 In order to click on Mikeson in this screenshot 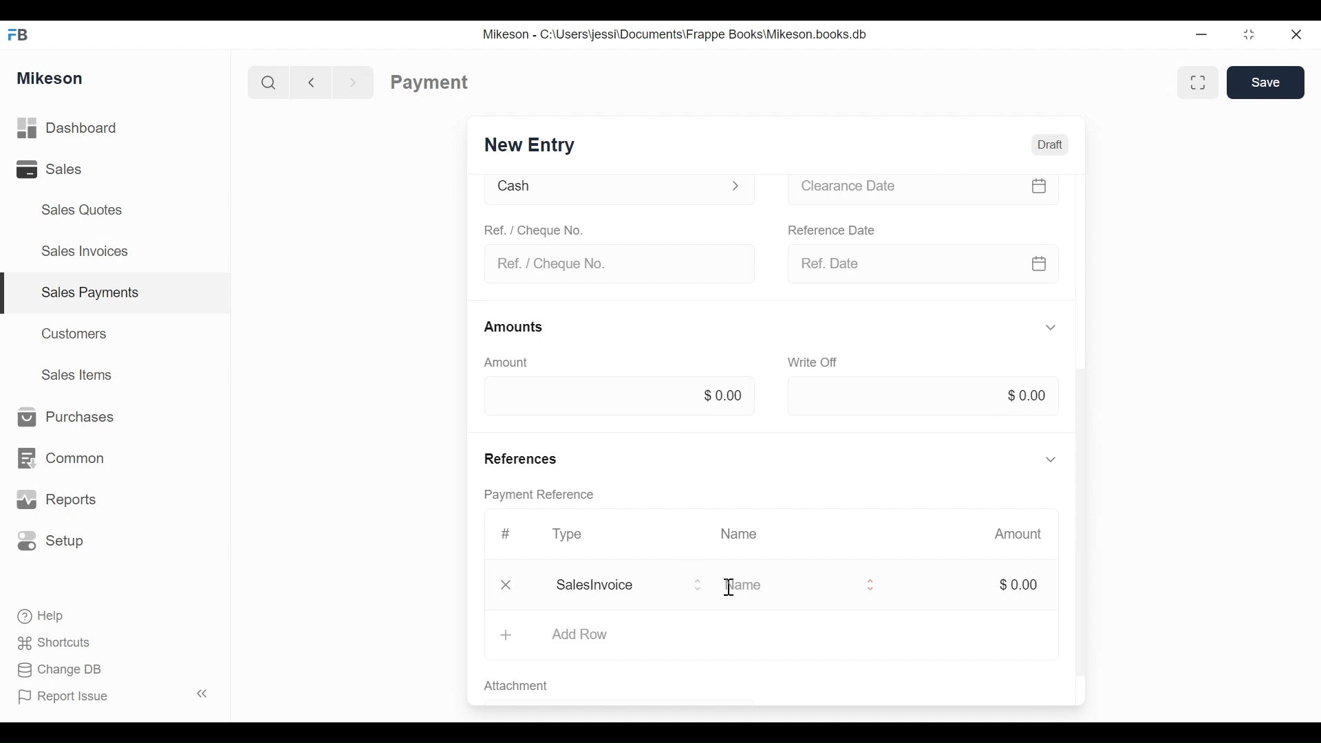, I will do `click(51, 76)`.